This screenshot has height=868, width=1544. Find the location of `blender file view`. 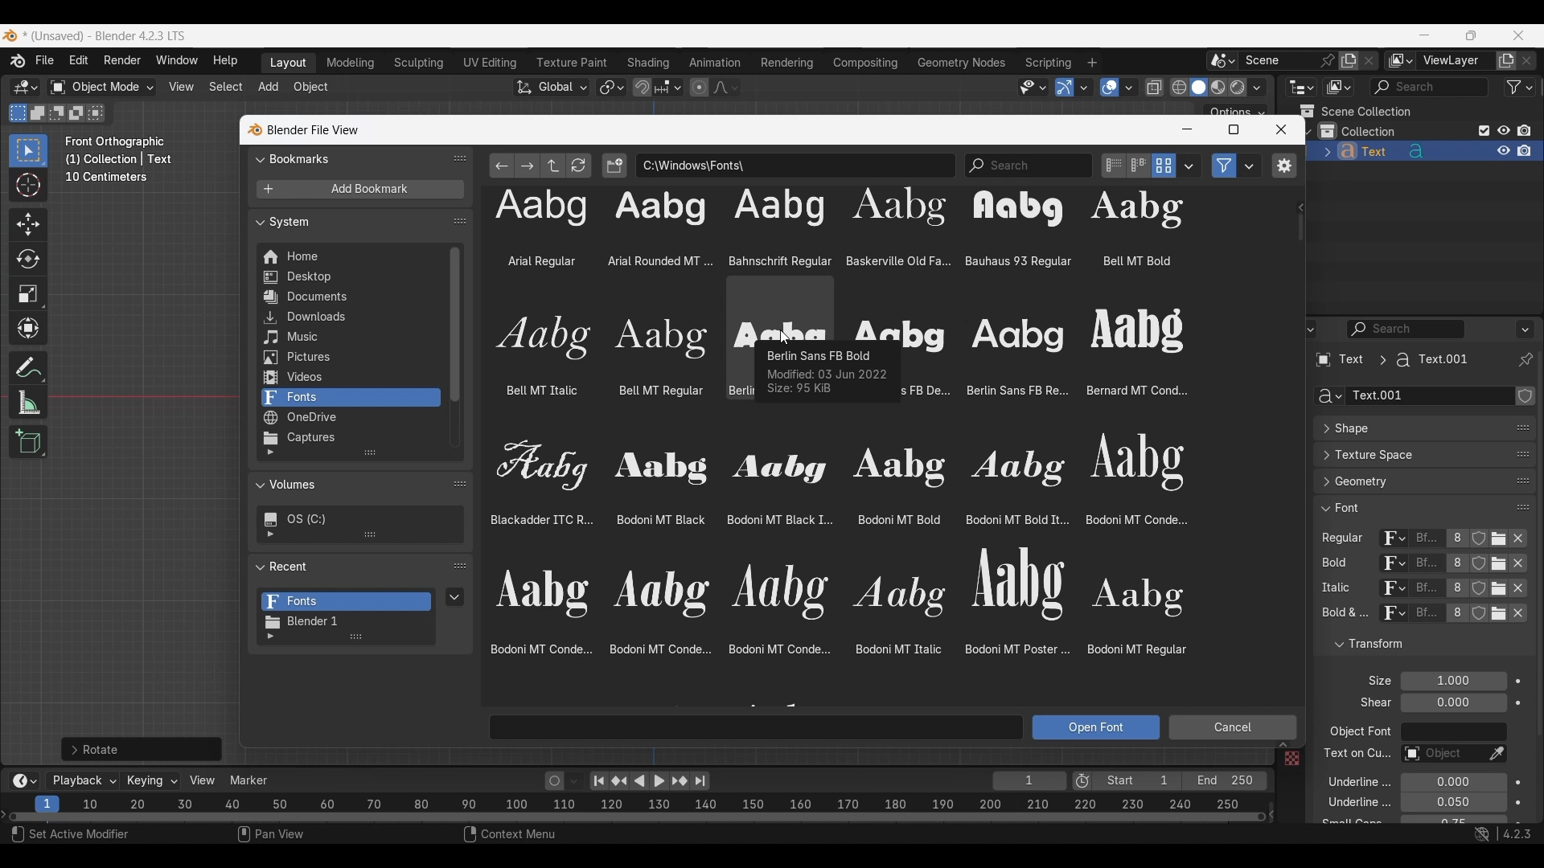

blender file view is located at coordinates (311, 129).